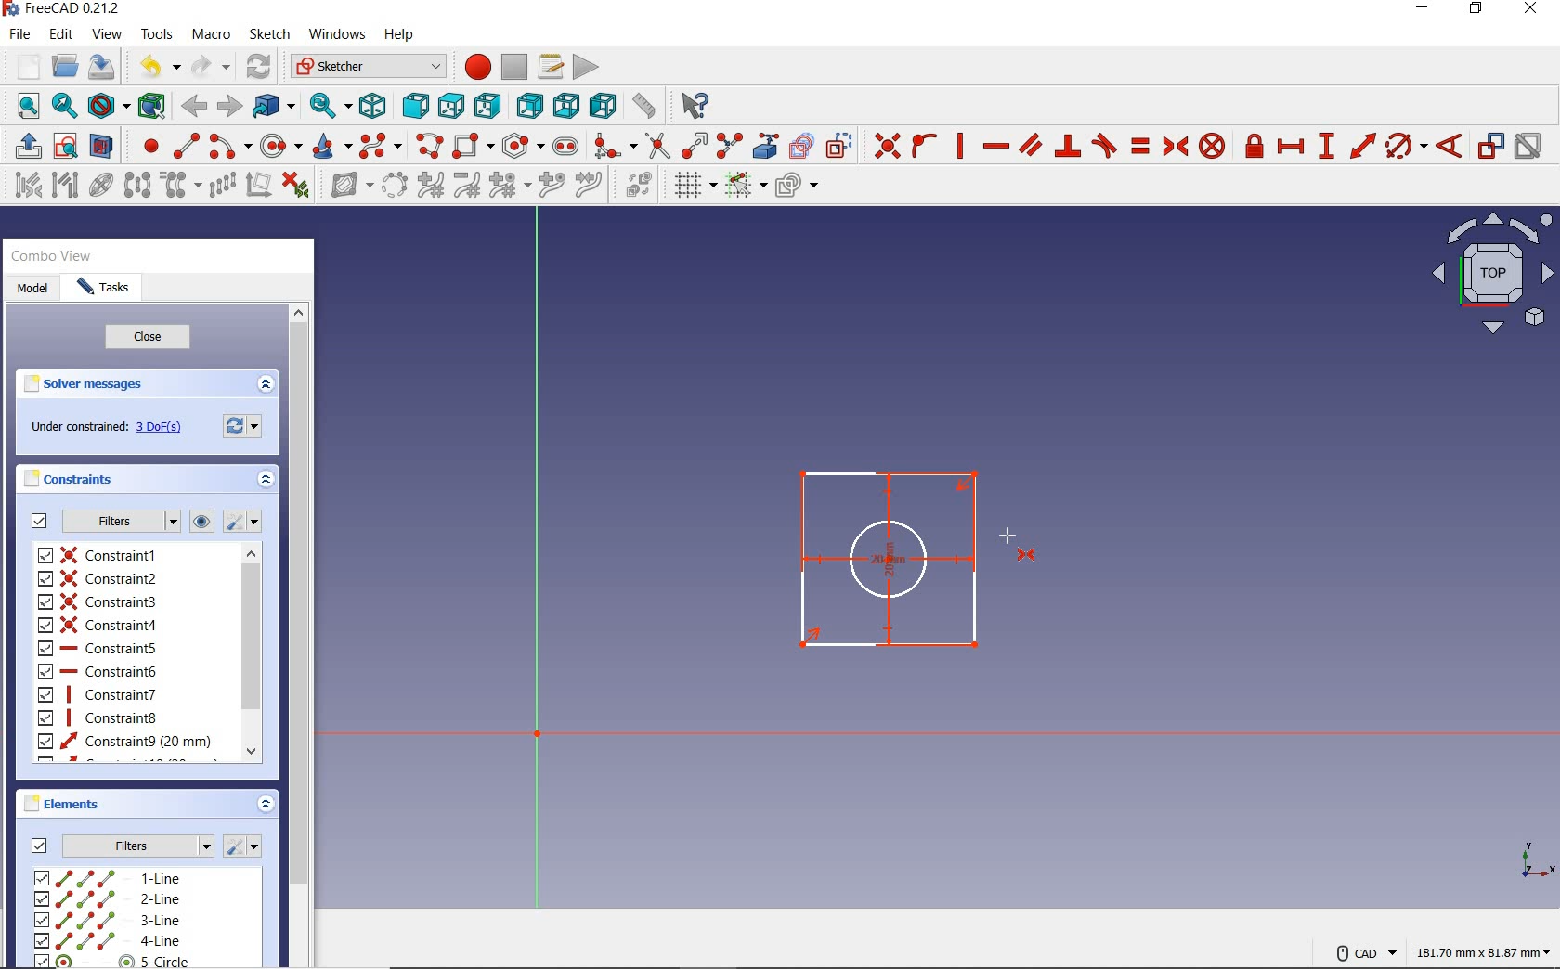 This screenshot has width=1560, height=969. I want to click on constraint vertical distance, so click(1327, 147).